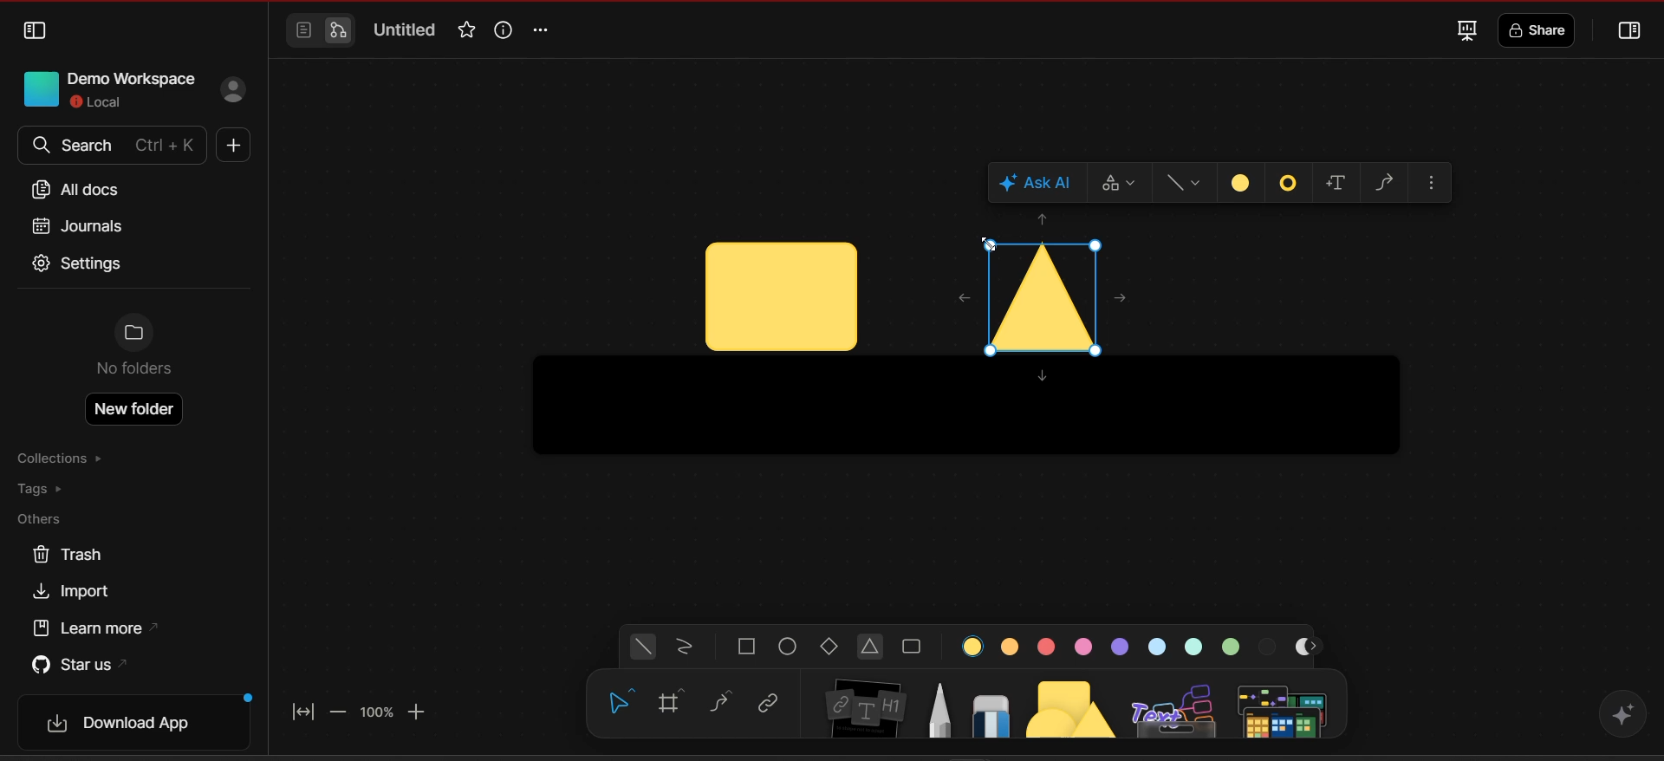 The image size is (1664, 761). I want to click on color 6, so click(1160, 646).